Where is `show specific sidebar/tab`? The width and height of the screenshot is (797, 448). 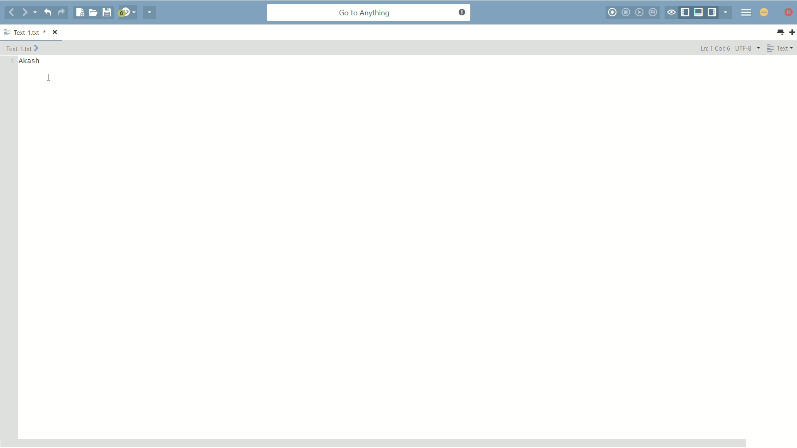
show specific sidebar/tab is located at coordinates (726, 12).